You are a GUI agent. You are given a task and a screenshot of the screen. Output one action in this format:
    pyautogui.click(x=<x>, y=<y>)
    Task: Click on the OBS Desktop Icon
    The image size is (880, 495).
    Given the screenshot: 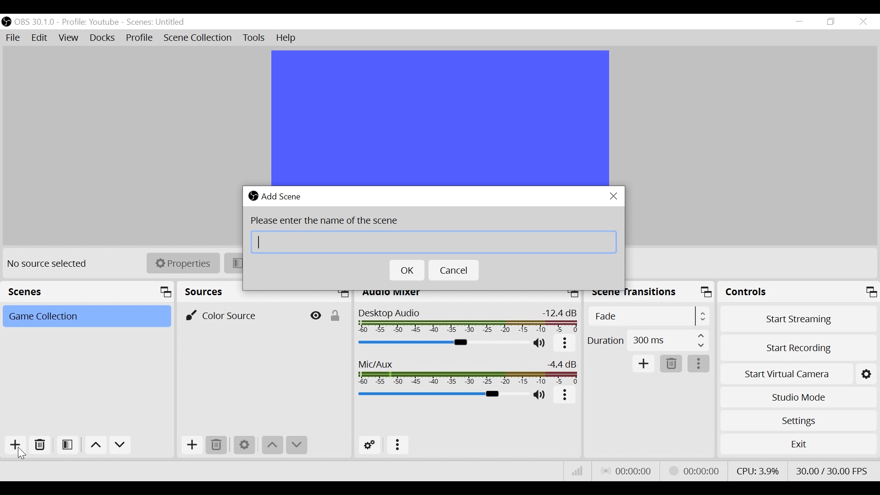 What is the action you would take?
    pyautogui.click(x=6, y=22)
    